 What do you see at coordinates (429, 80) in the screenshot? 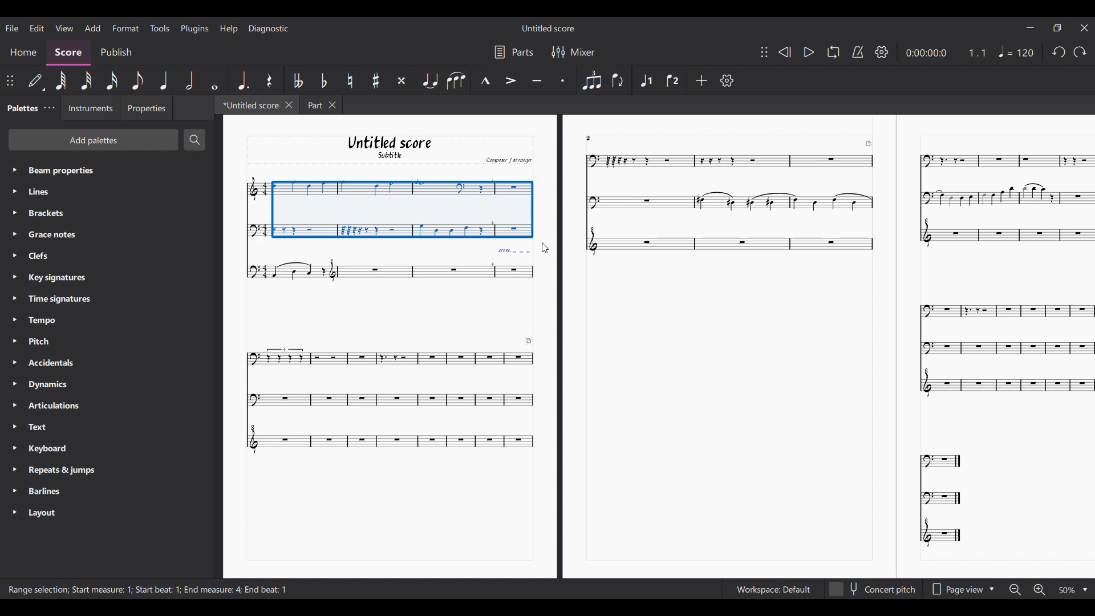
I see `Tie` at bounding box center [429, 80].